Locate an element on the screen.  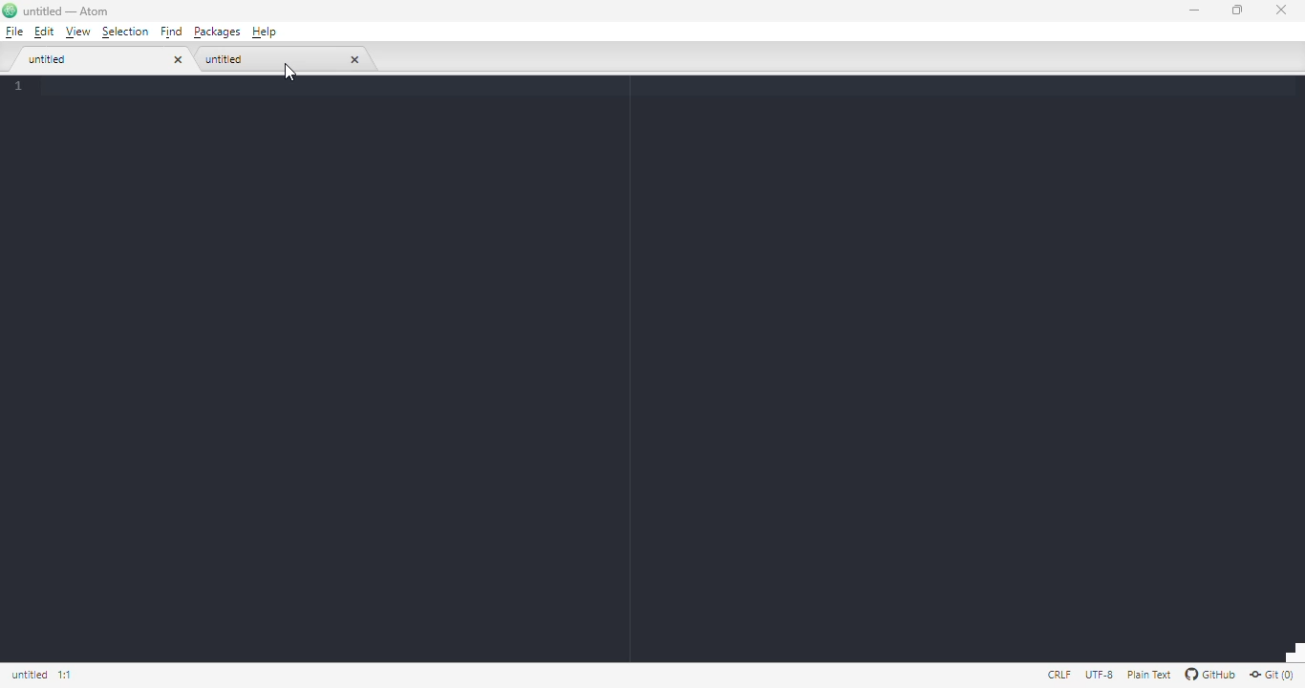
GitHub is located at coordinates (1210, 674).